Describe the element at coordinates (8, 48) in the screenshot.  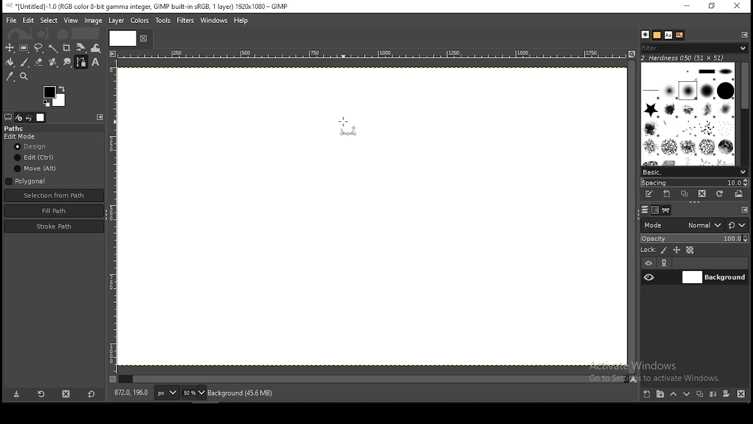
I see `selection tool` at that location.